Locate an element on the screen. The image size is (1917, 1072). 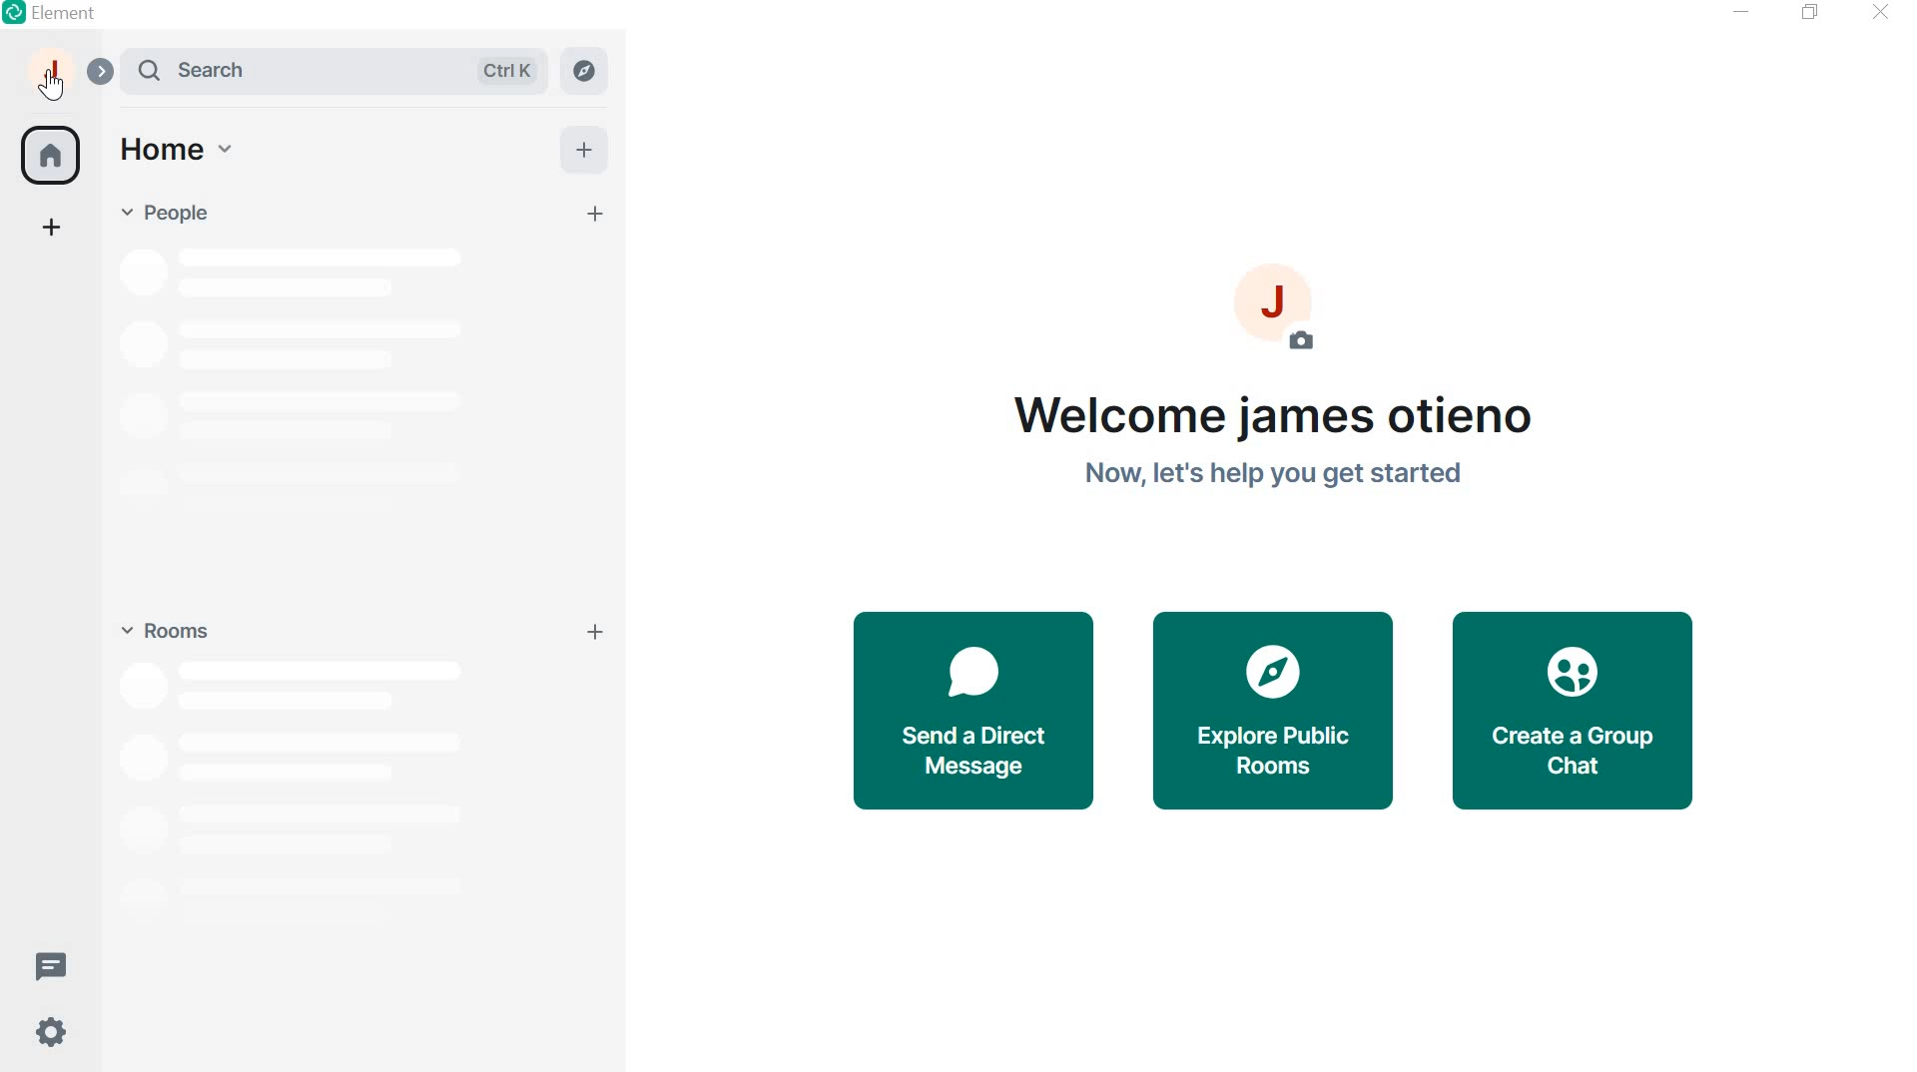
EXPLORE PUBLIC ROOMS is located at coordinates (1274, 712).